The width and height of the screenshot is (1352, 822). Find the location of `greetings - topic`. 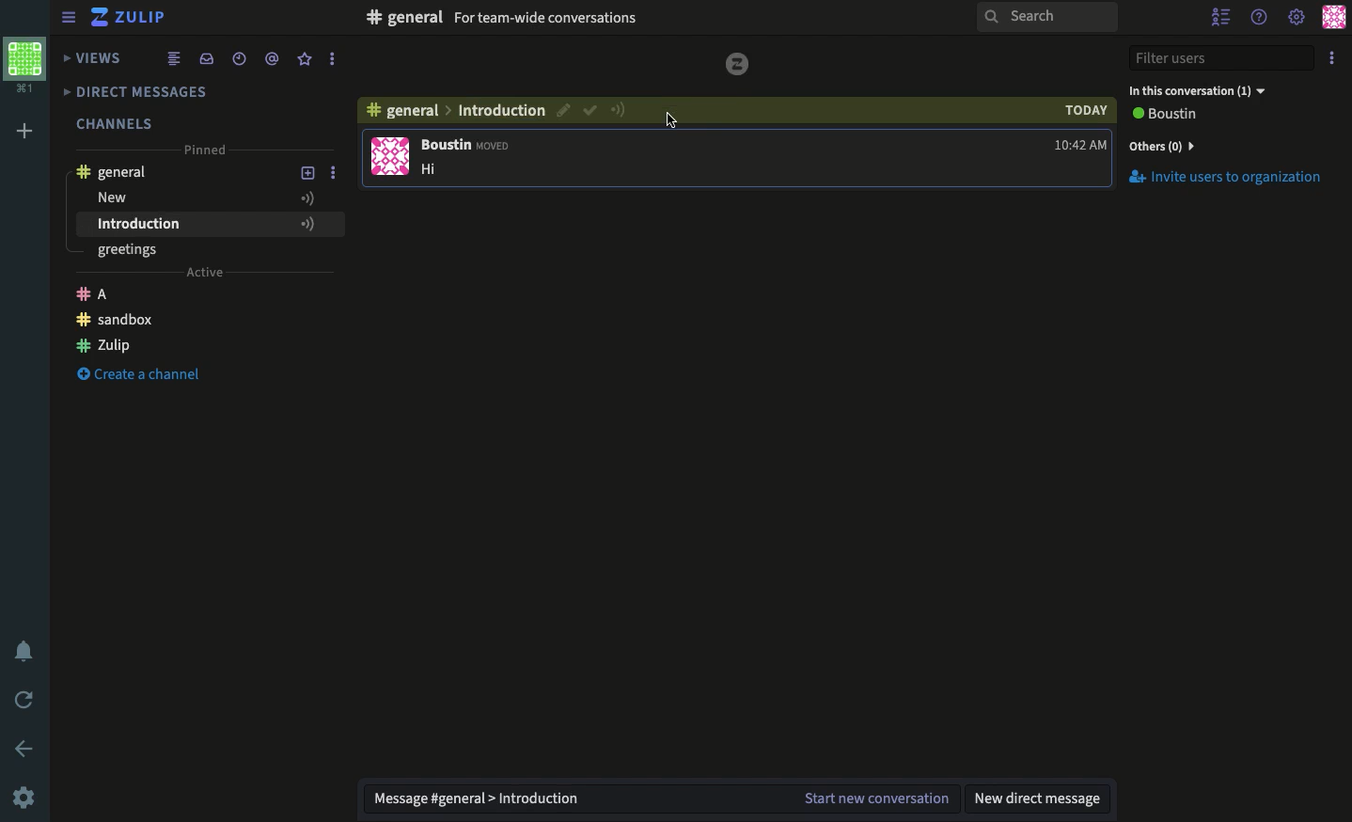

greetings - topic is located at coordinates (136, 252).